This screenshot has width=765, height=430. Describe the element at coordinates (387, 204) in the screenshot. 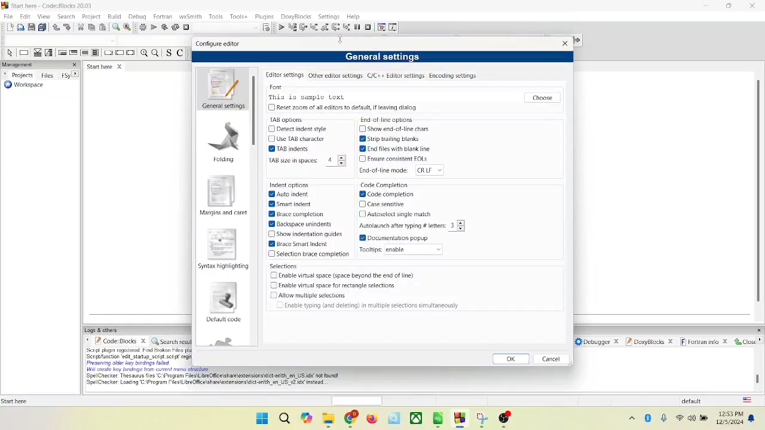

I see `case-sensitive` at that location.